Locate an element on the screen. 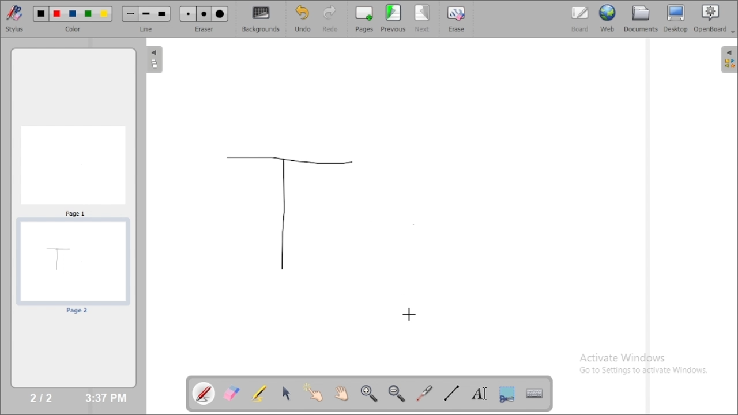 The height and width of the screenshot is (415, 738). Large eraser is located at coordinates (220, 14).